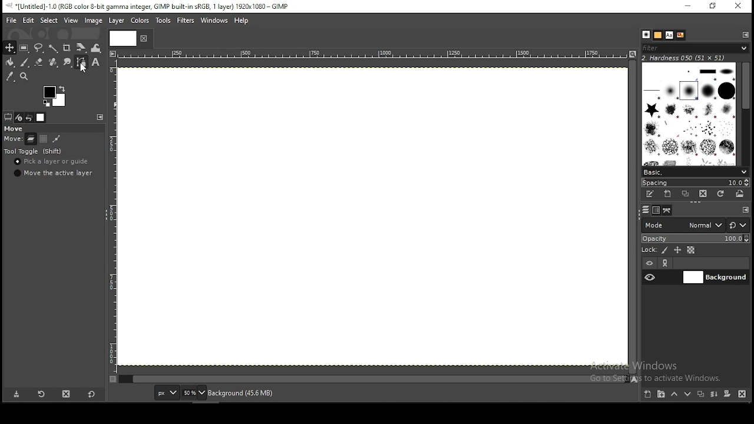 The image size is (754, 424). What do you see at coordinates (18, 128) in the screenshot?
I see `move` at bounding box center [18, 128].